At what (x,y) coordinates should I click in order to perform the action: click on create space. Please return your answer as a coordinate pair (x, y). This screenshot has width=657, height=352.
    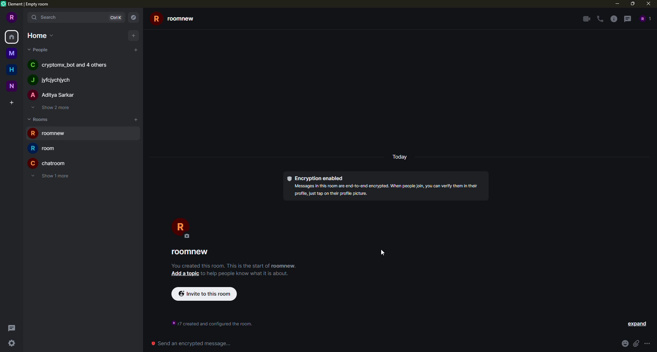
    Looking at the image, I should click on (11, 102).